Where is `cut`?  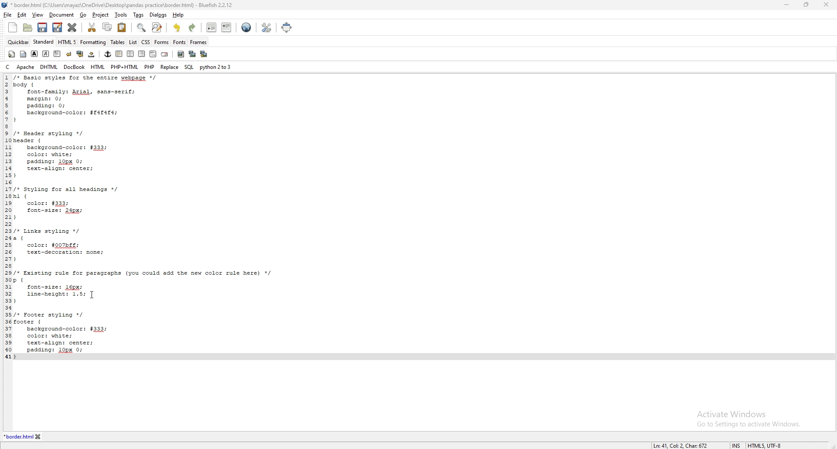 cut is located at coordinates (93, 27).